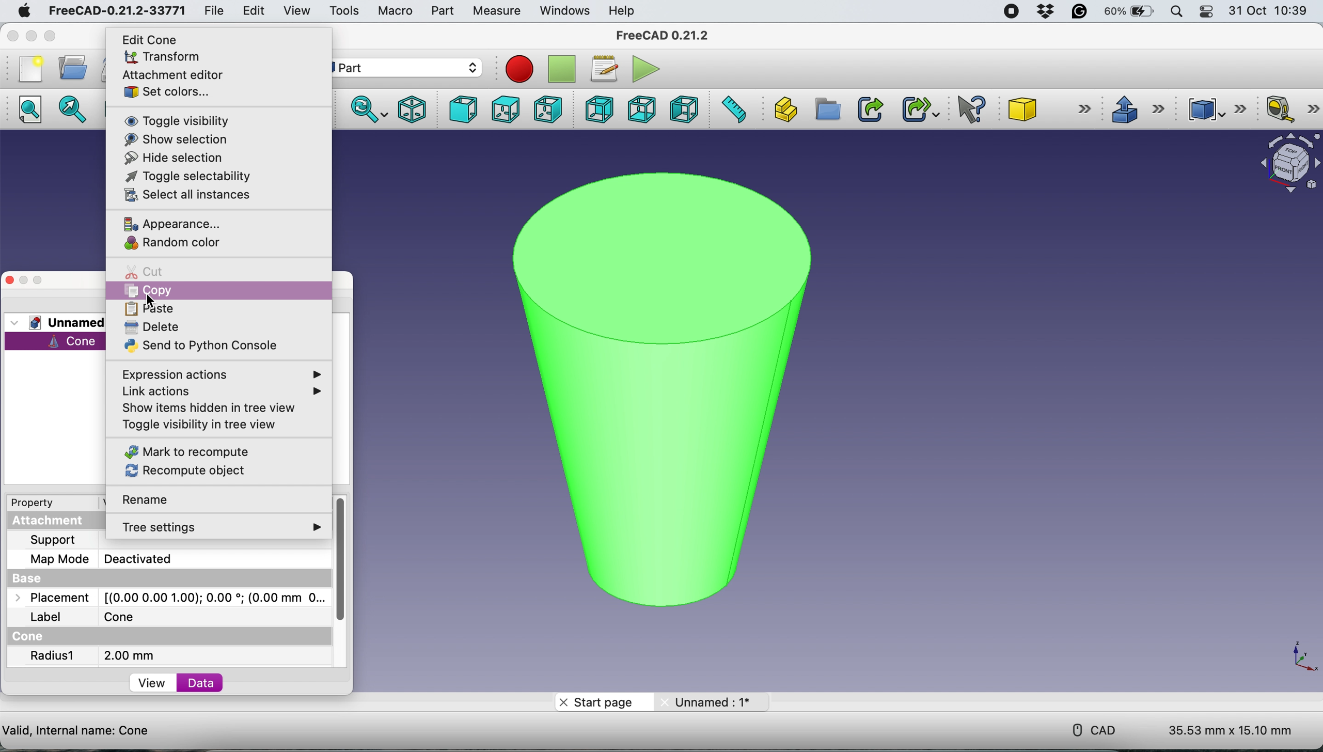 This screenshot has width=1323, height=752. What do you see at coordinates (55, 540) in the screenshot?
I see `support` at bounding box center [55, 540].